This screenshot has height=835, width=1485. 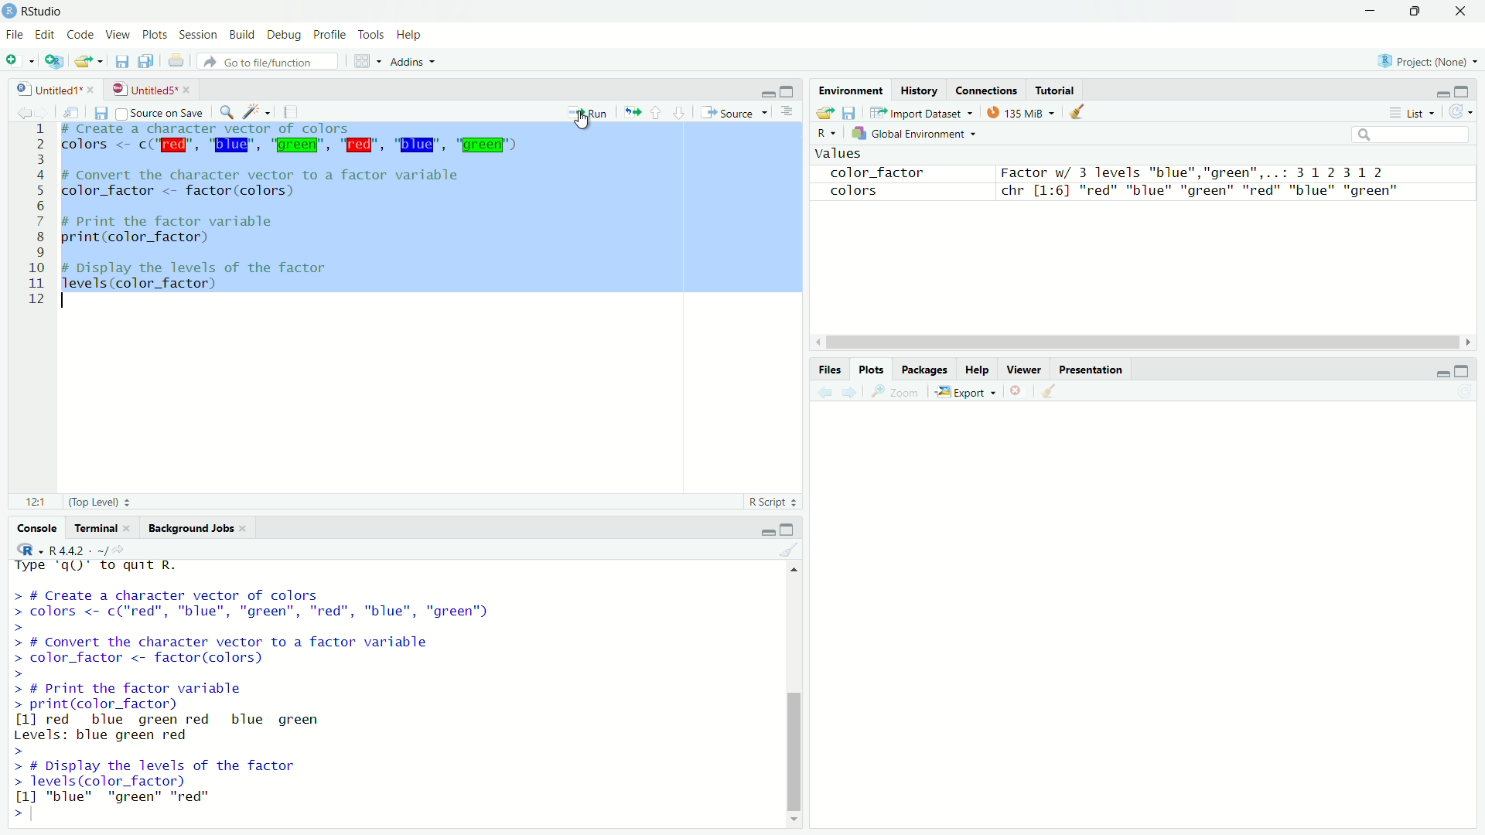 What do you see at coordinates (373, 32) in the screenshot?
I see `tools` at bounding box center [373, 32].